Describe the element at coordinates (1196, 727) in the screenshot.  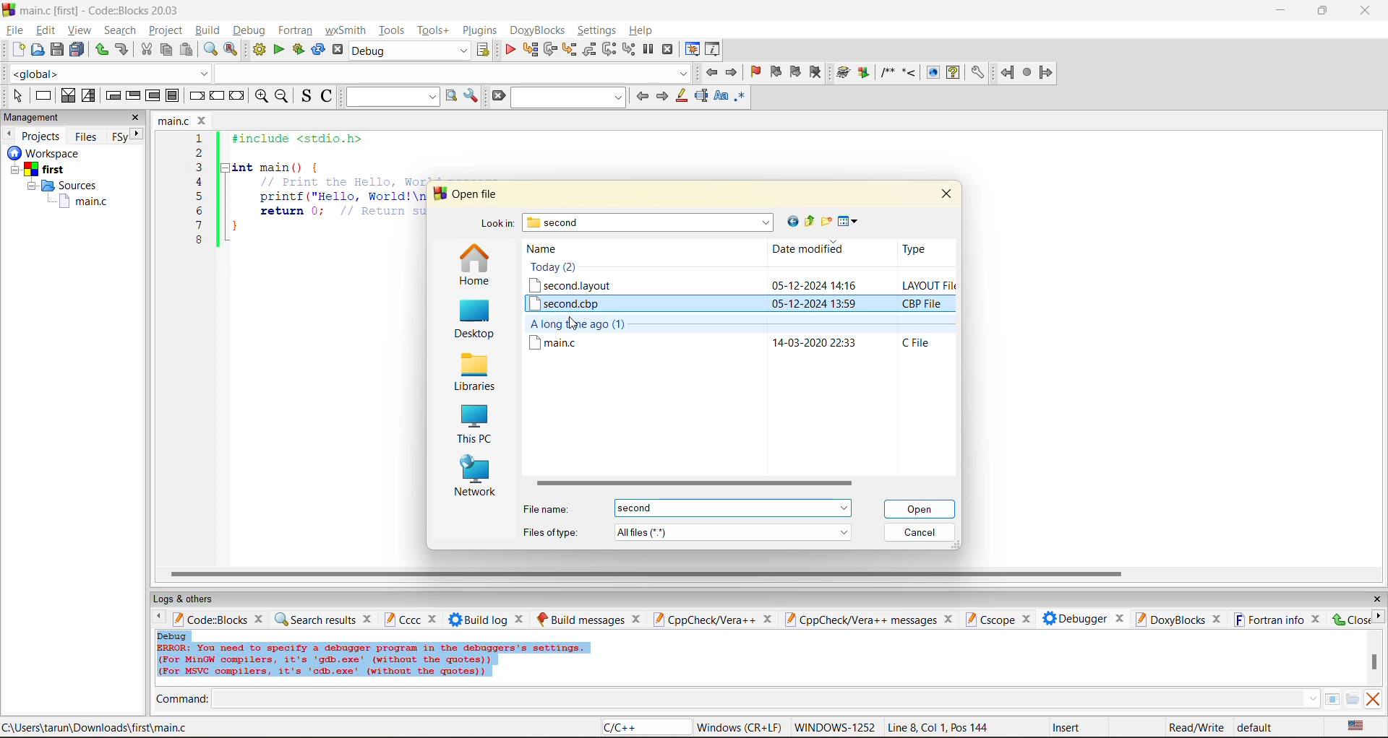
I see `read/write` at that location.